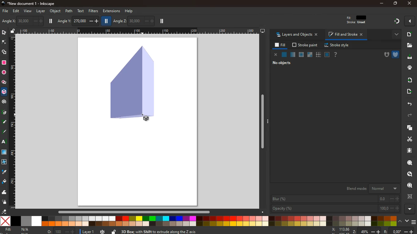 The width and height of the screenshot is (417, 234). Describe the element at coordinates (161, 21) in the screenshot. I see `pause` at that location.